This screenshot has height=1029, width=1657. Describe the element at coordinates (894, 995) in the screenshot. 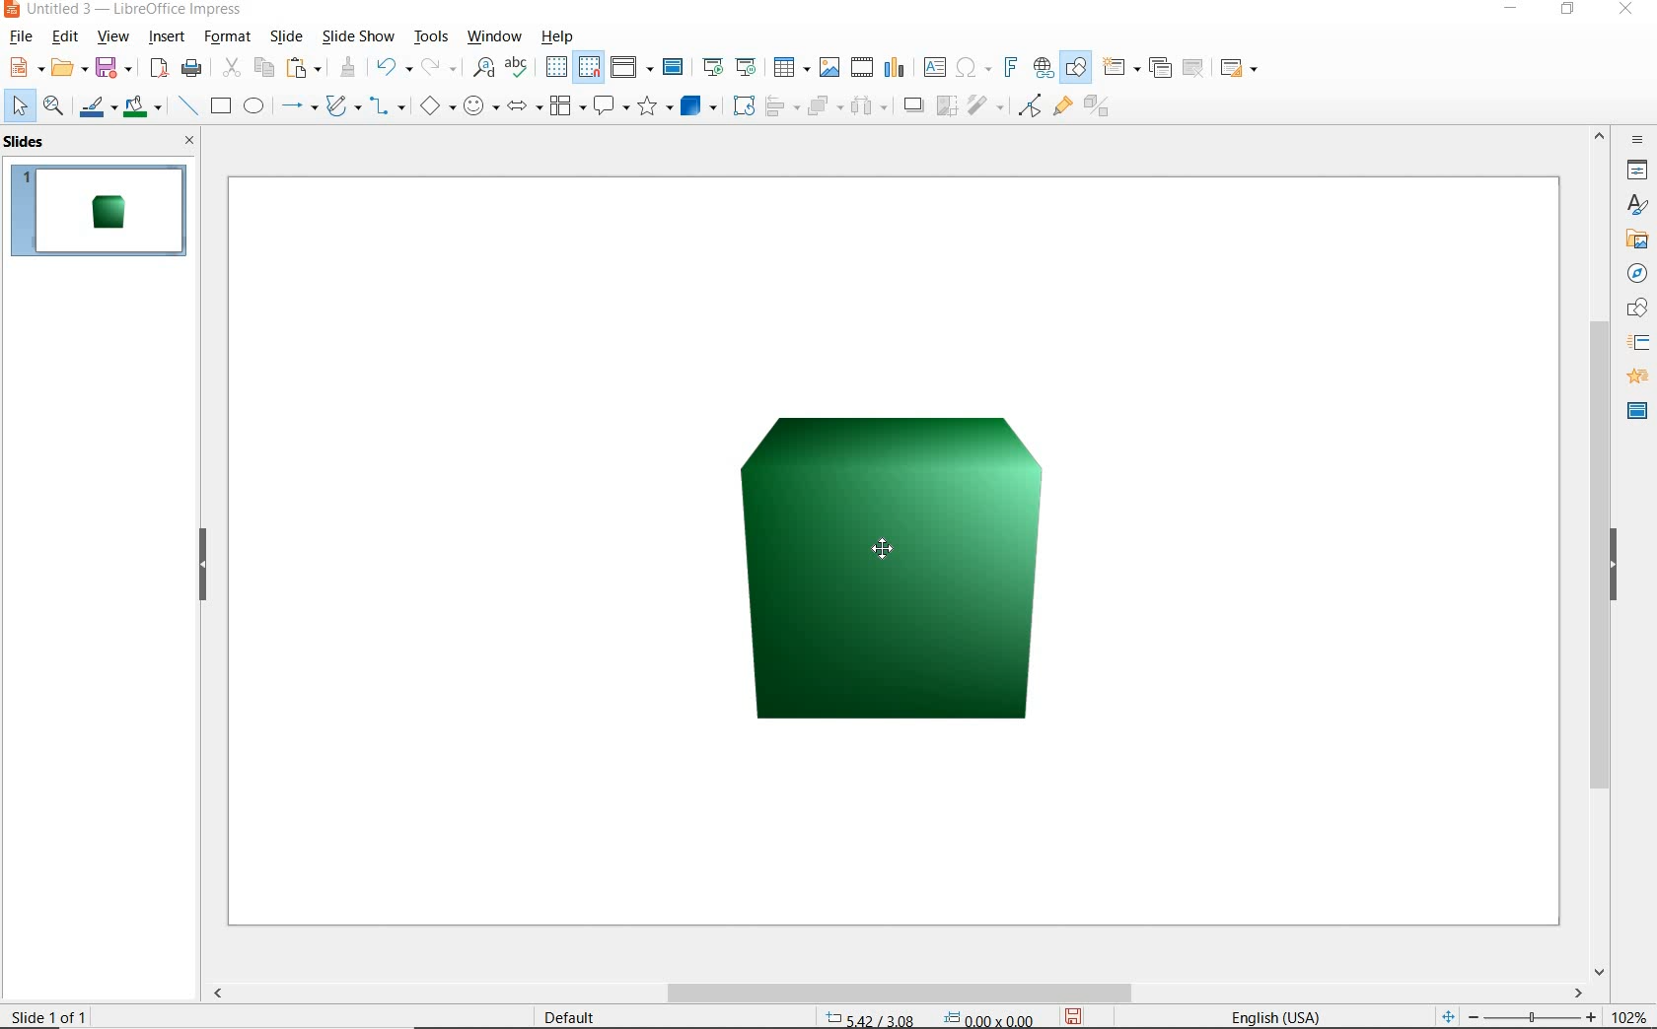

I see `SCROLLBAR` at that location.